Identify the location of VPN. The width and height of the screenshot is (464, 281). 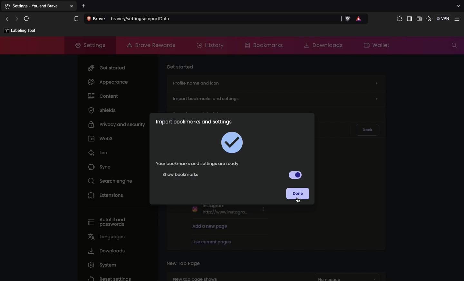
(443, 18).